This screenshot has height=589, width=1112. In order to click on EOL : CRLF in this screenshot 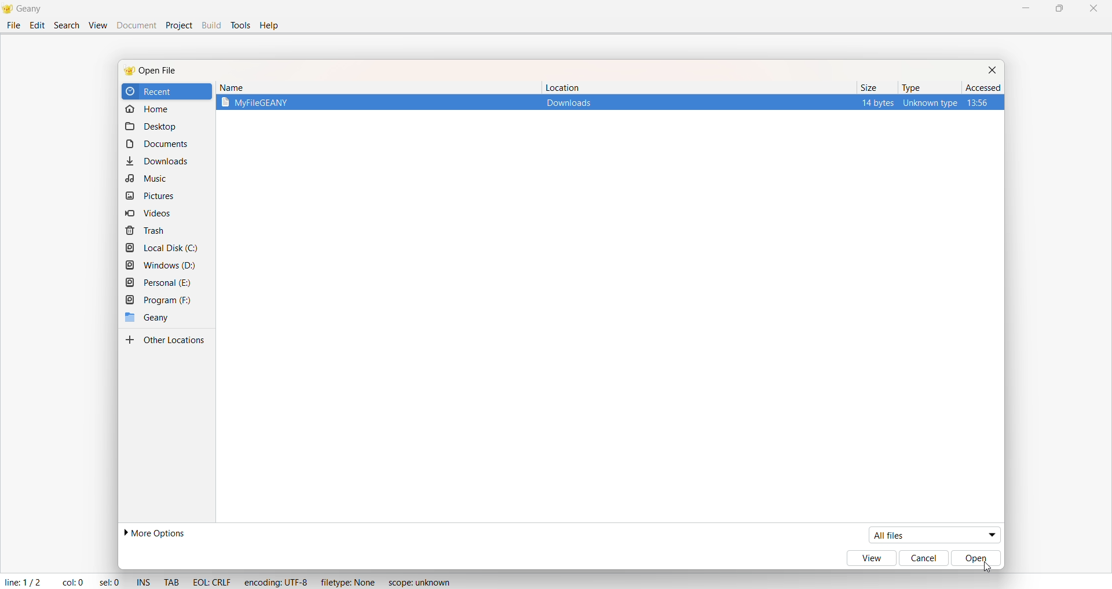, I will do `click(210, 582)`.